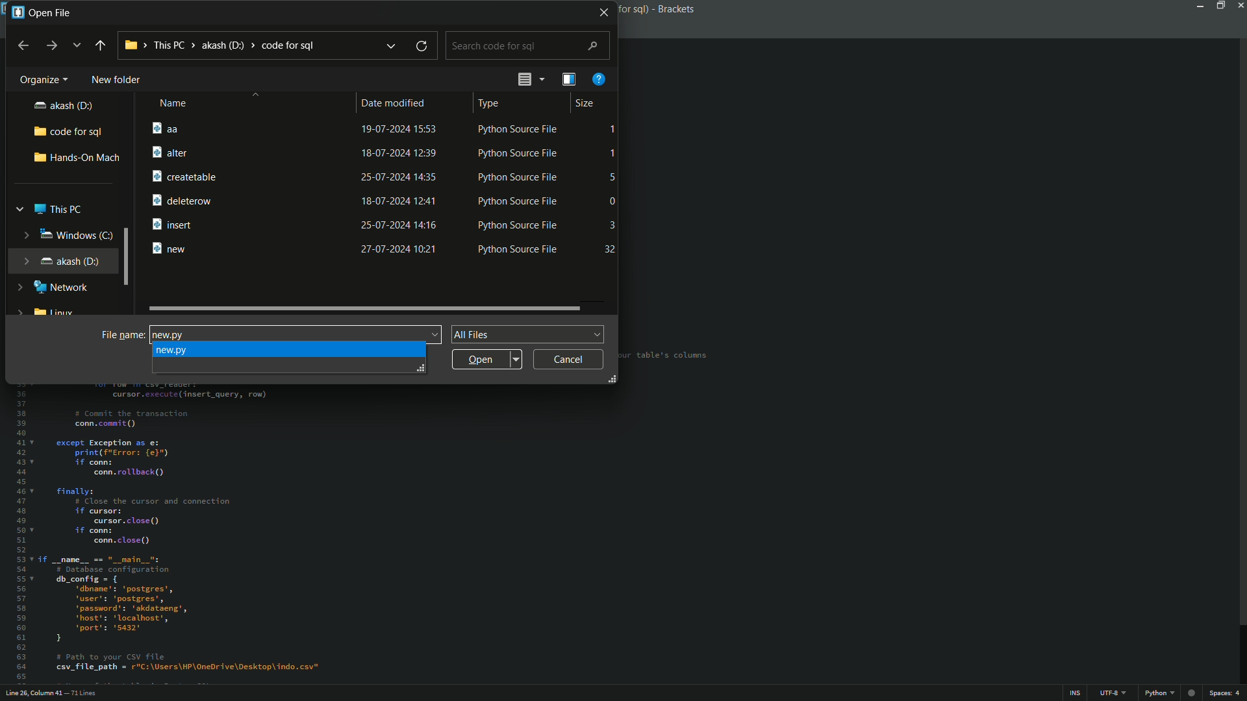 The height and width of the screenshot is (701, 1247). I want to click on cancel, so click(568, 359).